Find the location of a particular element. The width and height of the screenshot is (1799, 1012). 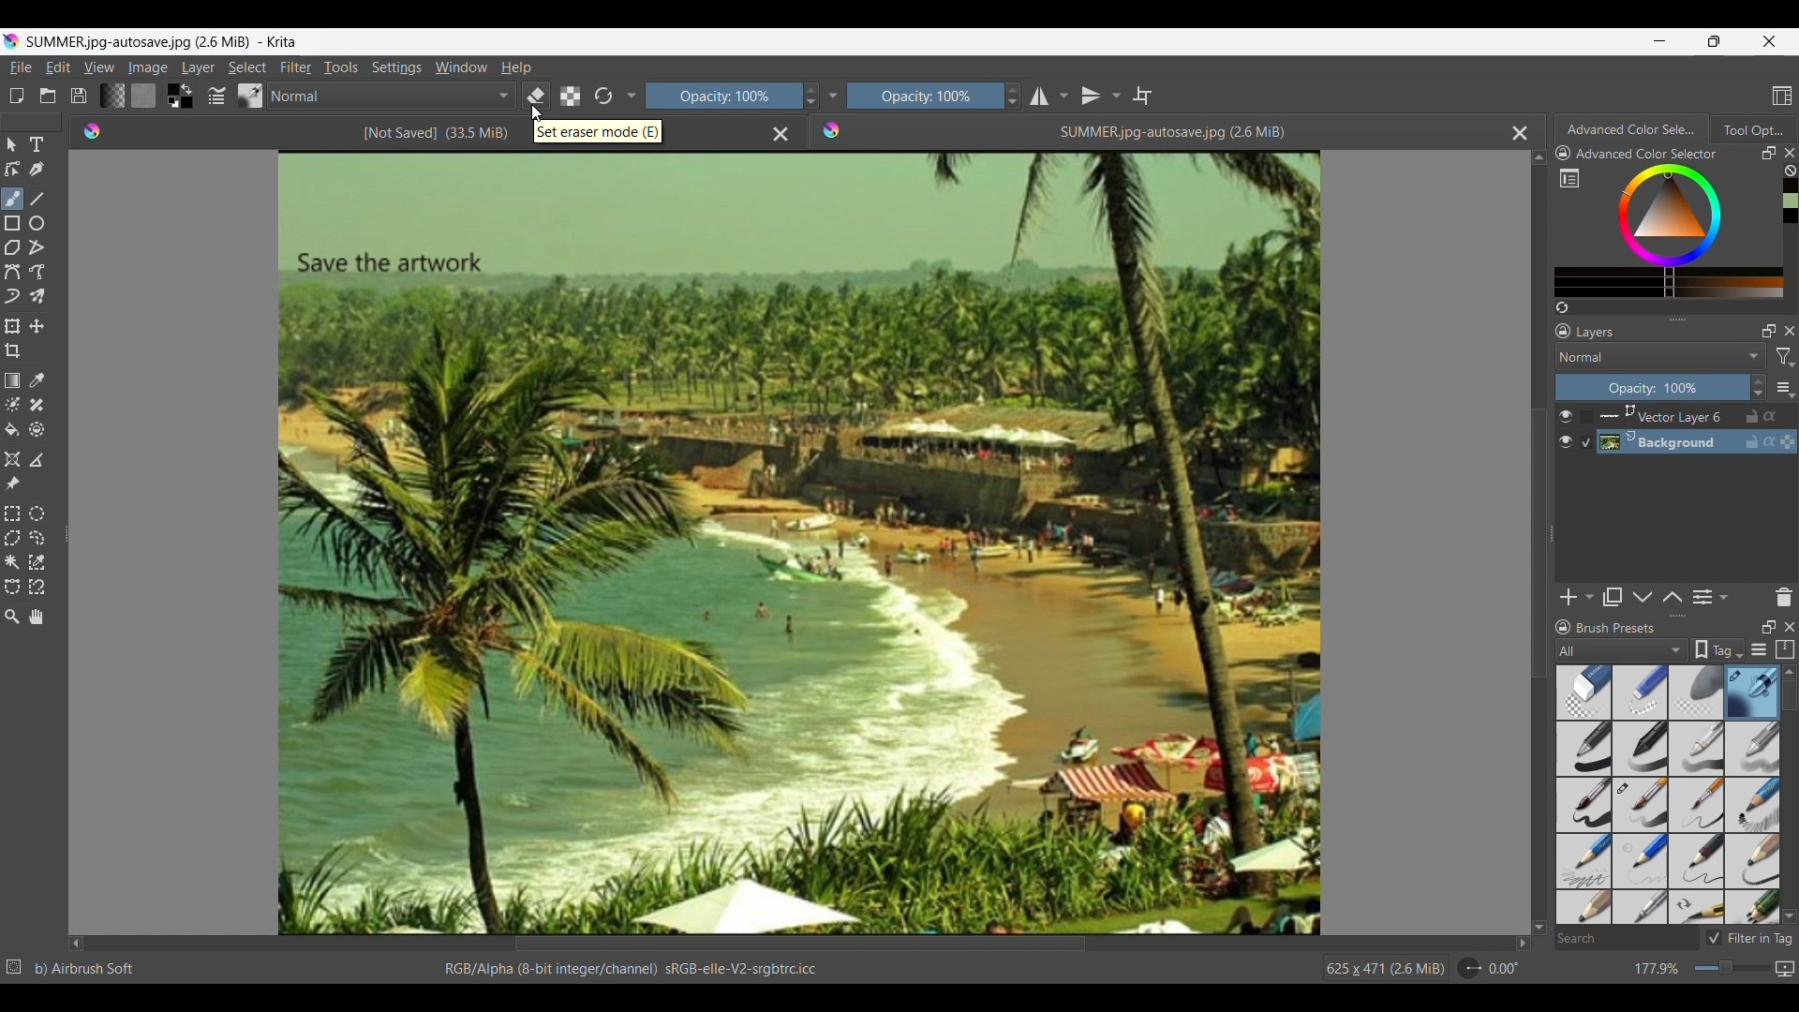

Vertical mirror tool options is located at coordinates (1101, 96).